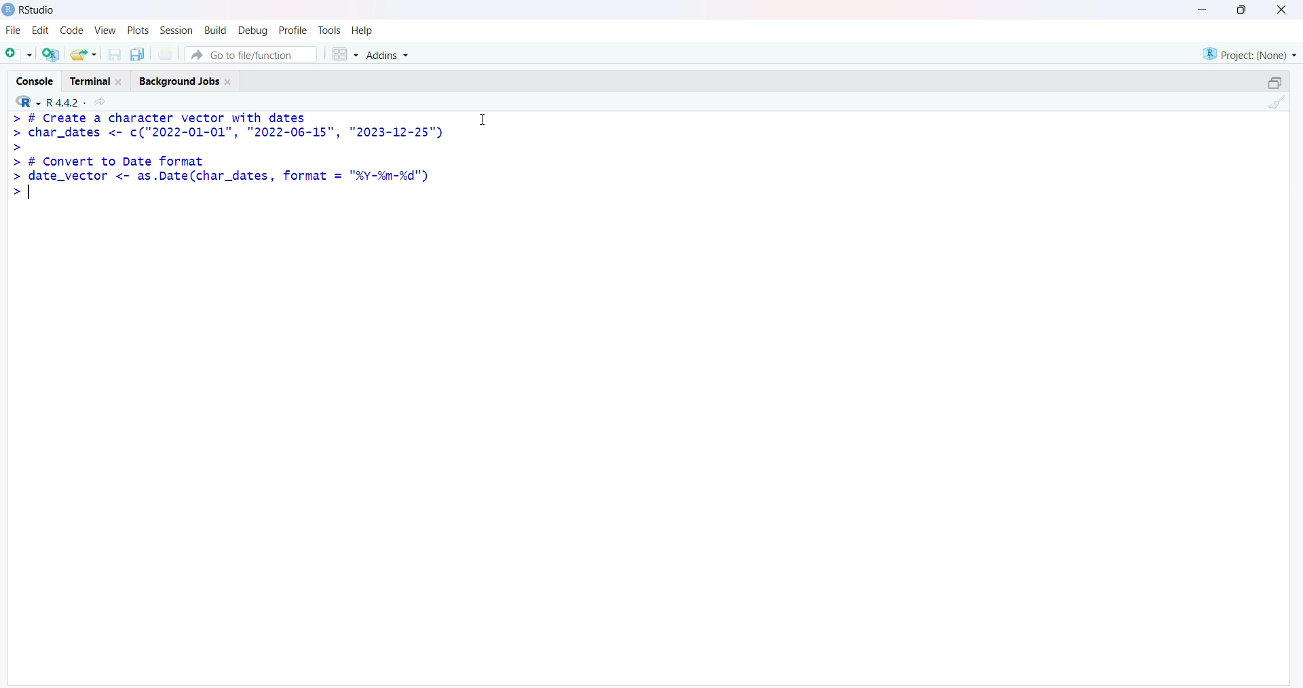  What do you see at coordinates (136, 31) in the screenshot?
I see `Plots` at bounding box center [136, 31].